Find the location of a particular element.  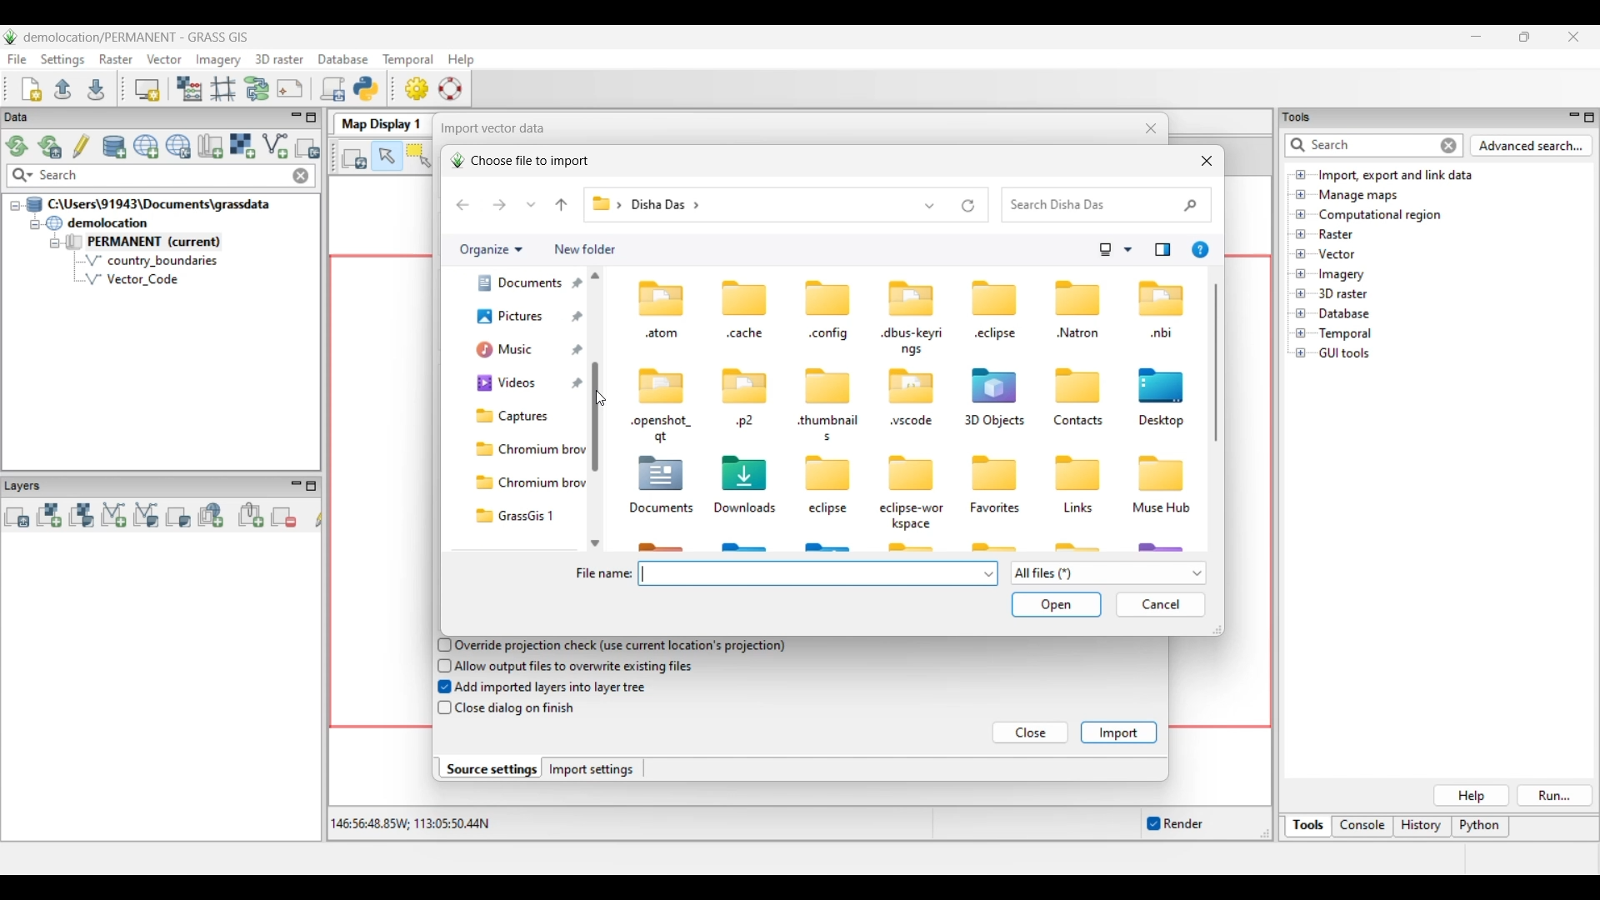

Maximize Tools panel is located at coordinates (1589, 117).